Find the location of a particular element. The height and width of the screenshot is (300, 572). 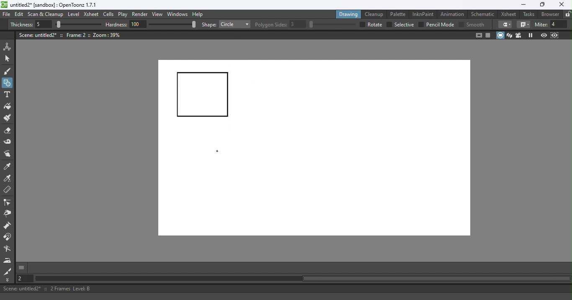

More Tools is located at coordinates (8, 280).